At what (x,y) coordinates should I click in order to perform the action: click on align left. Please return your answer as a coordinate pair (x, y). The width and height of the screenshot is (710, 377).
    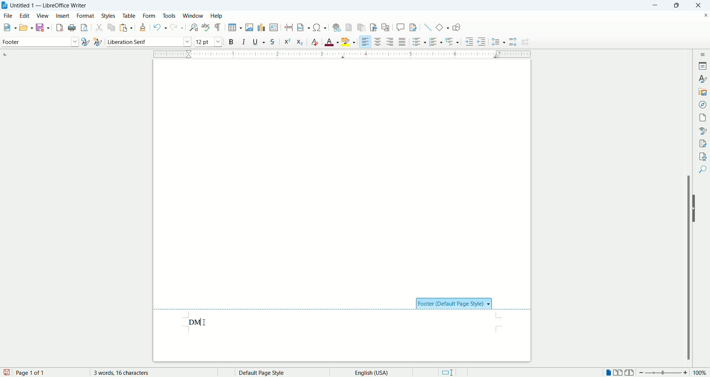
    Looking at the image, I should click on (366, 42).